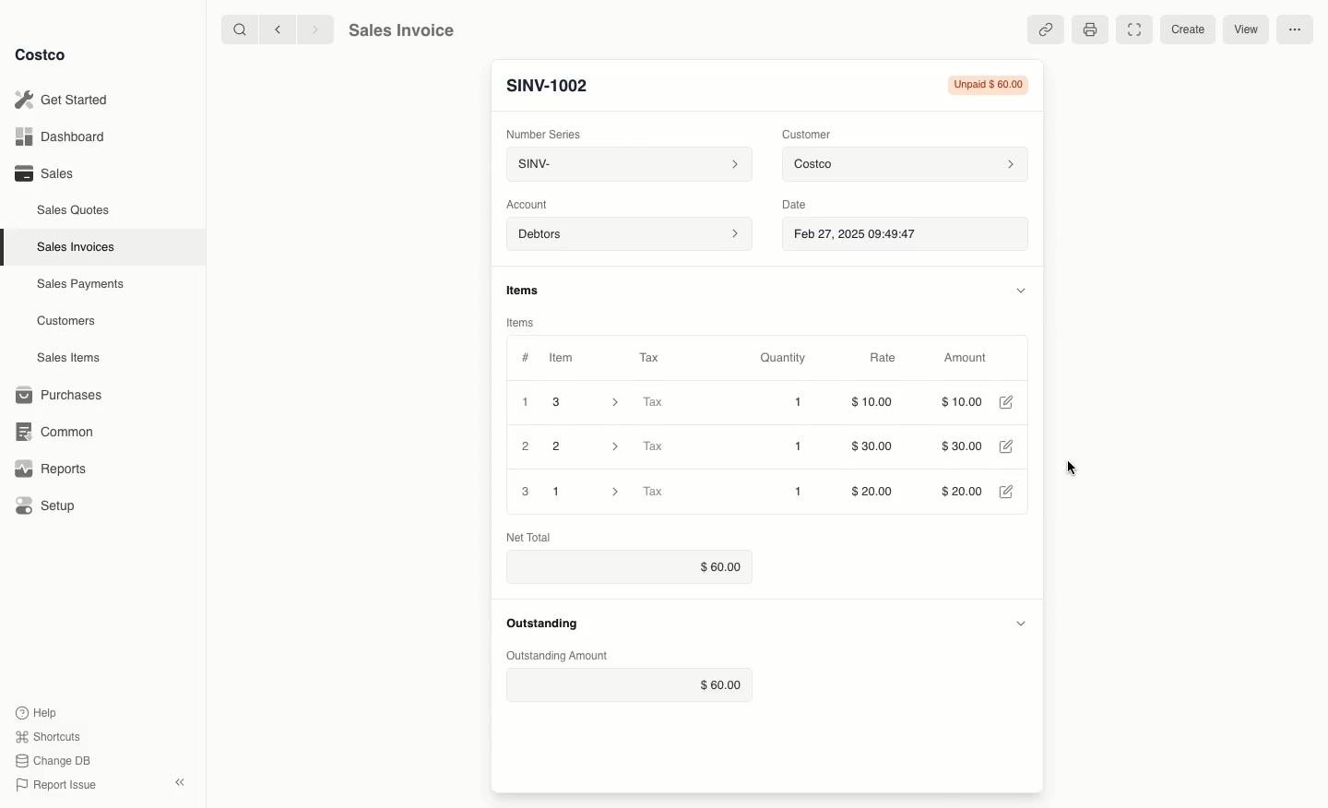 The width and height of the screenshot is (1328, 808). I want to click on Unpaid, so click(990, 84).